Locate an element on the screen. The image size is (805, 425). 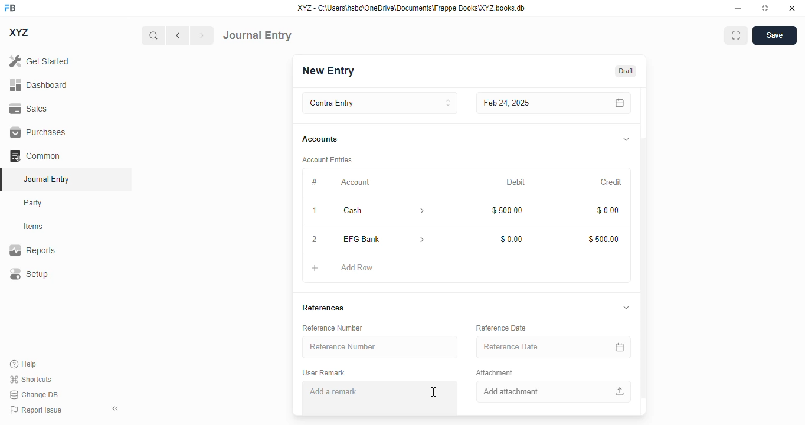
1 is located at coordinates (314, 210).